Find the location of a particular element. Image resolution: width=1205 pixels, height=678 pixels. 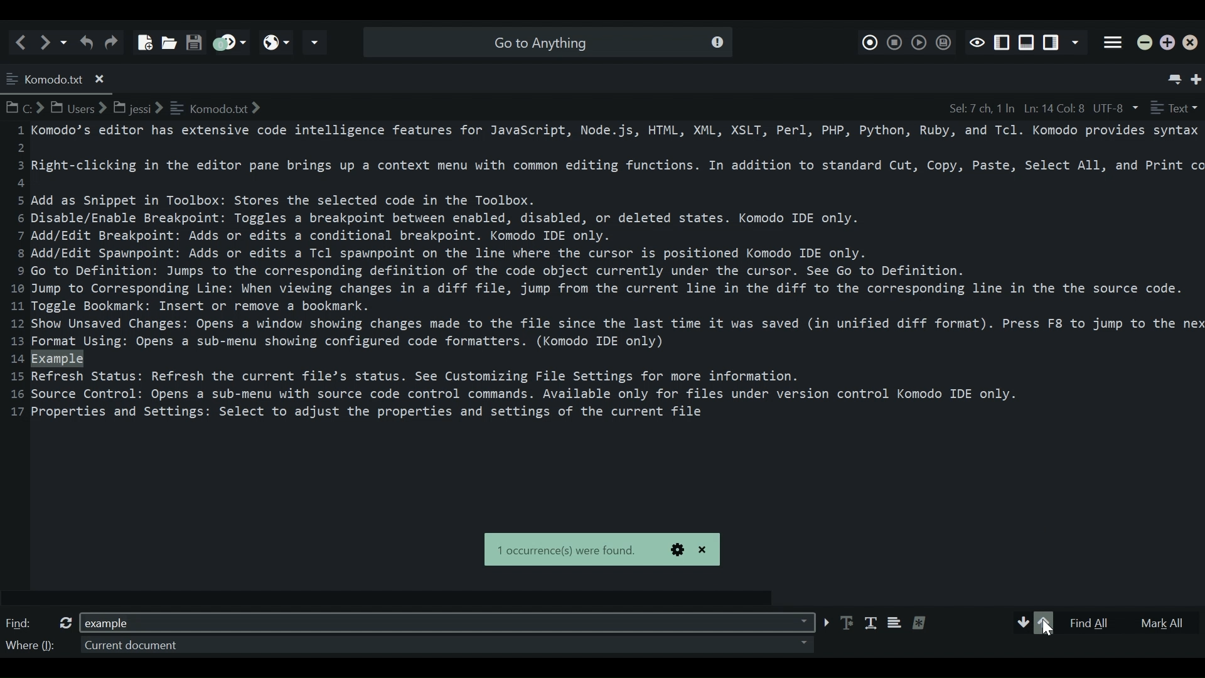

Jump to next syntax checking result is located at coordinates (228, 42).